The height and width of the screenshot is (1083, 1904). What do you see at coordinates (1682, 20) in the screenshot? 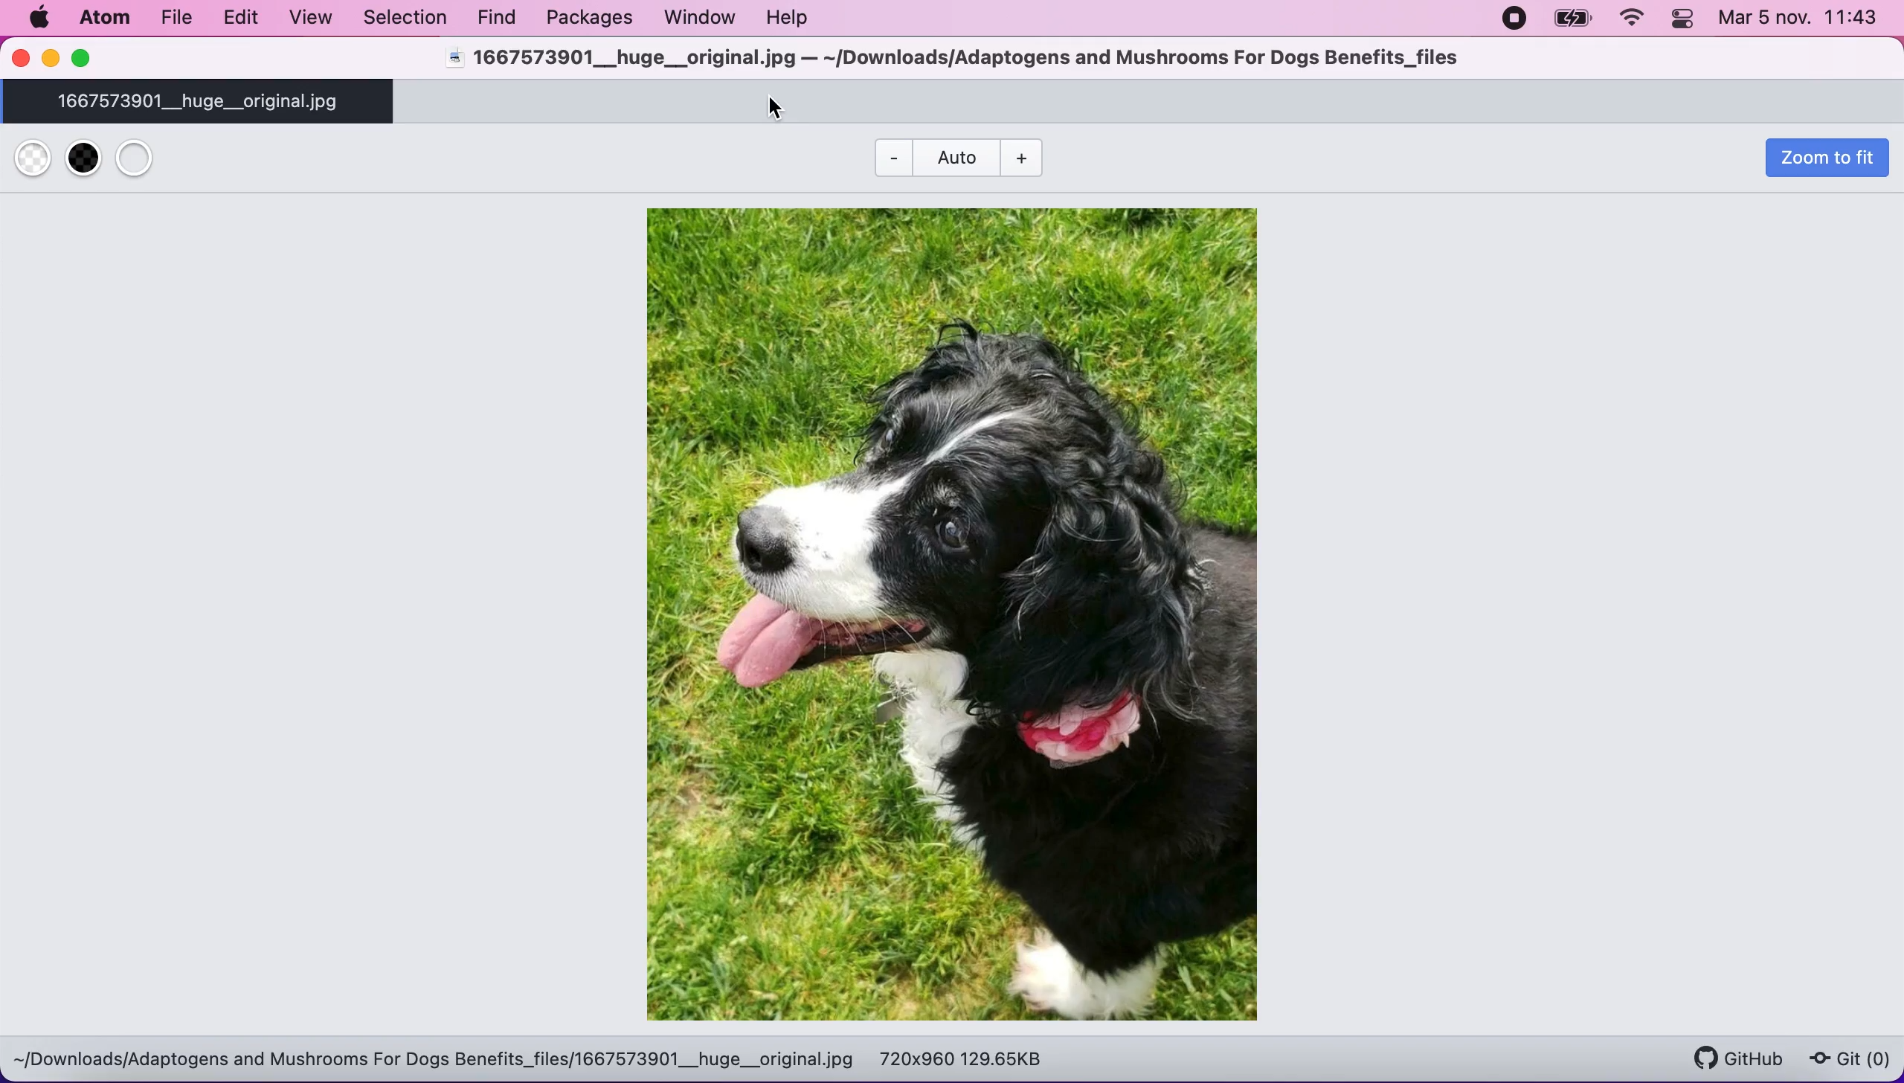
I see `panel control` at bounding box center [1682, 20].